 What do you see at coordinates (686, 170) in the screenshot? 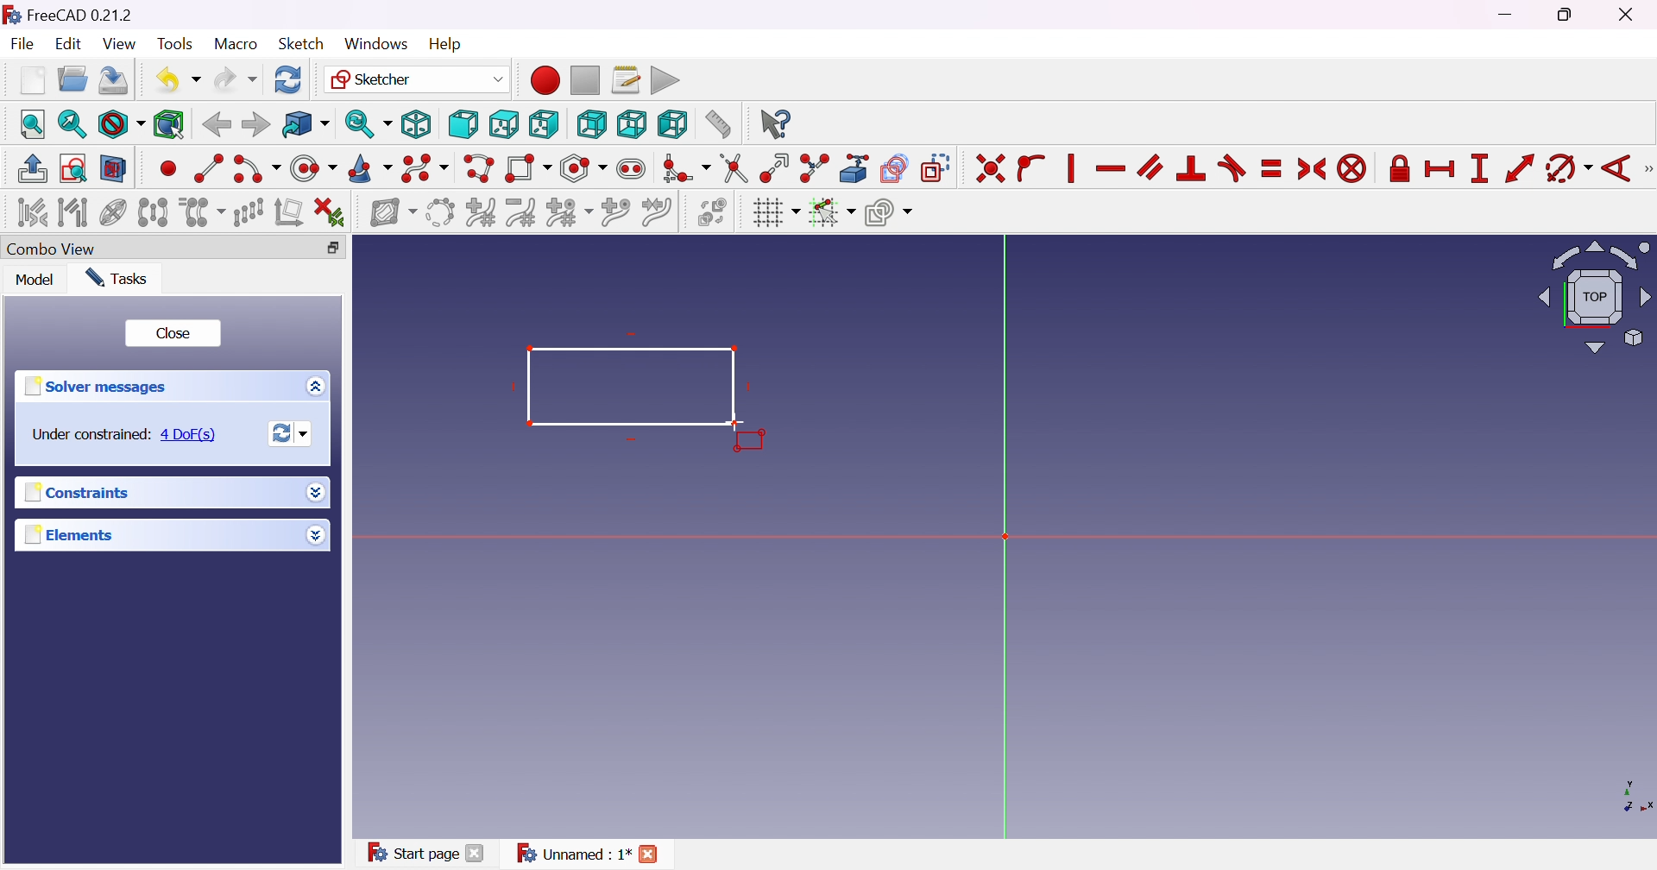
I see `Create fillet` at bounding box center [686, 170].